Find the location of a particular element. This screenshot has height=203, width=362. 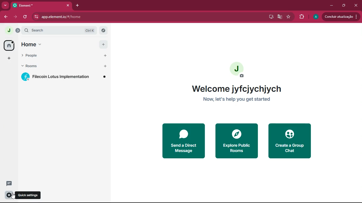

add tab is located at coordinates (76, 6).